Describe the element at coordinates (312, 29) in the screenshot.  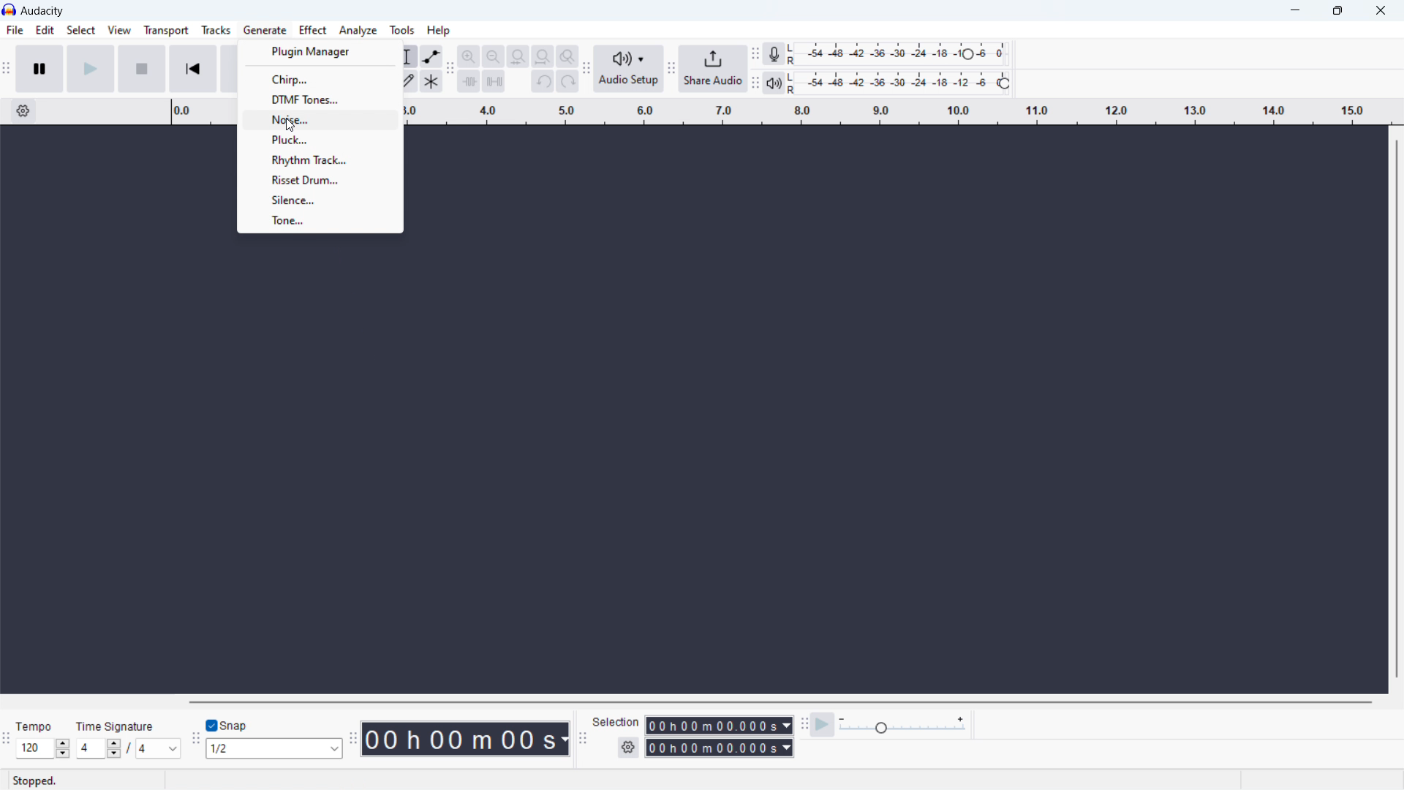
I see `Effect` at that location.